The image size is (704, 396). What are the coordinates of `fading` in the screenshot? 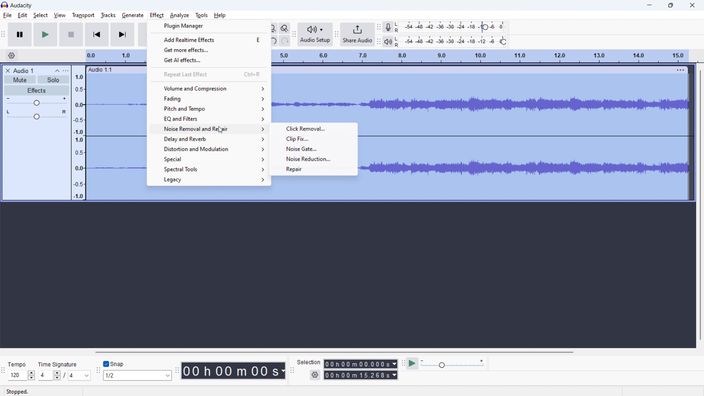 It's located at (208, 99).